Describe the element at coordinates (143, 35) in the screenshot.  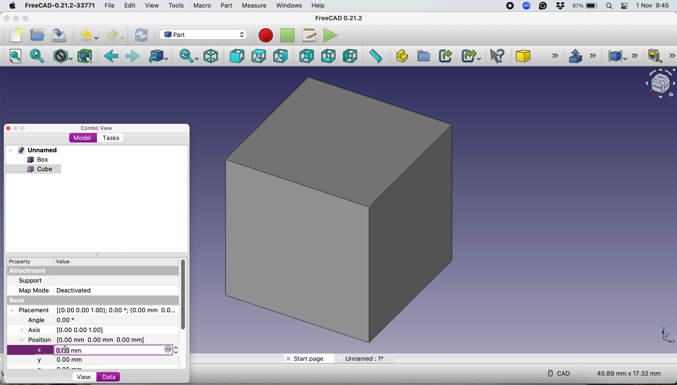
I see `Refresh` at that location.